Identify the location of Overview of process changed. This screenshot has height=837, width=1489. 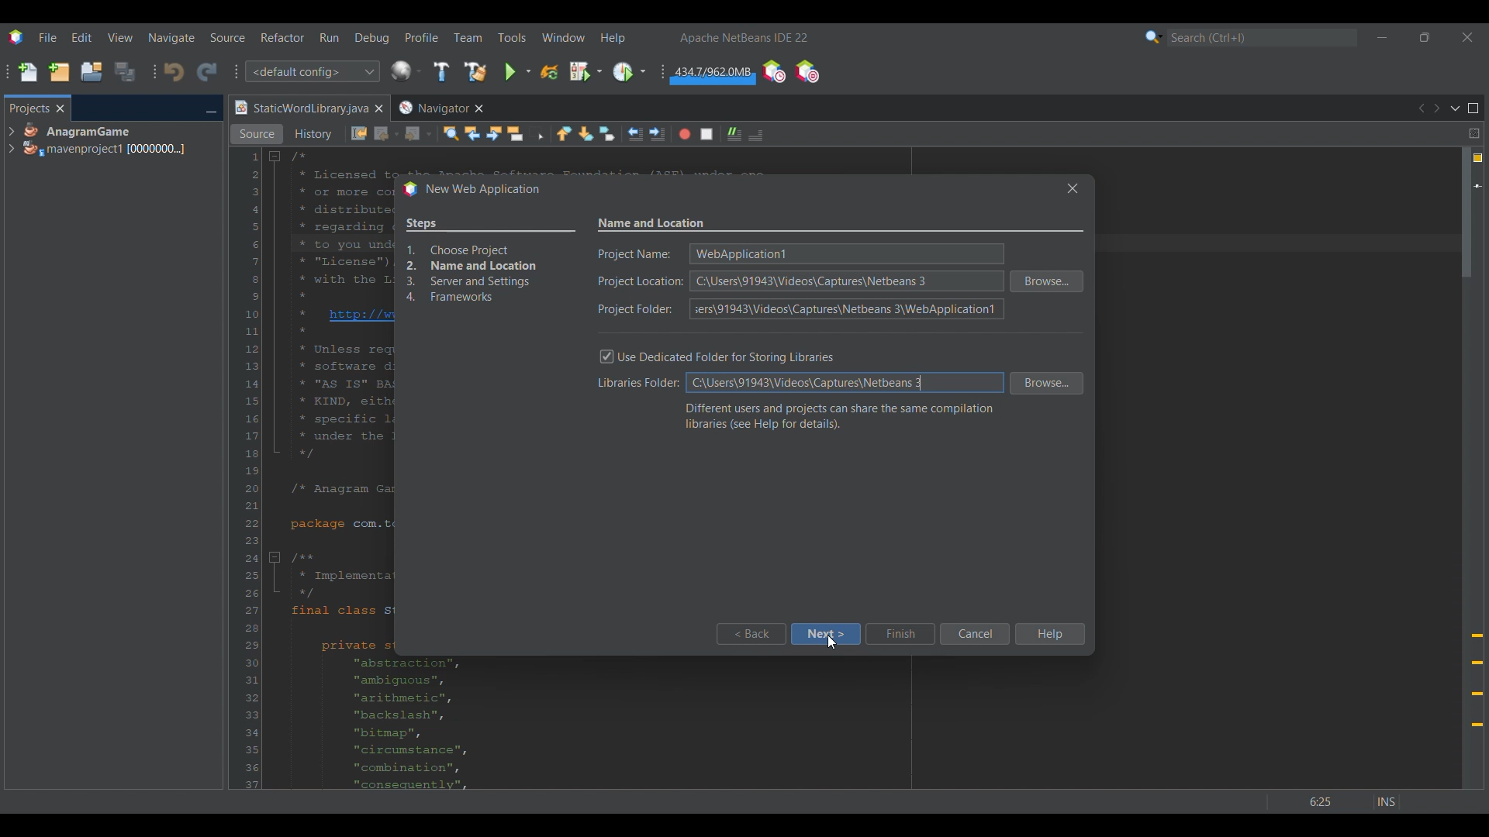
(490, 262).